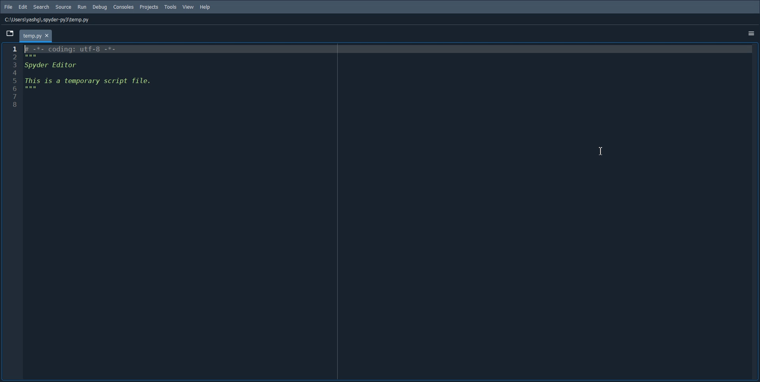 This screenshot has height=382, width=760. I want to click on Option, so click(750, 34).